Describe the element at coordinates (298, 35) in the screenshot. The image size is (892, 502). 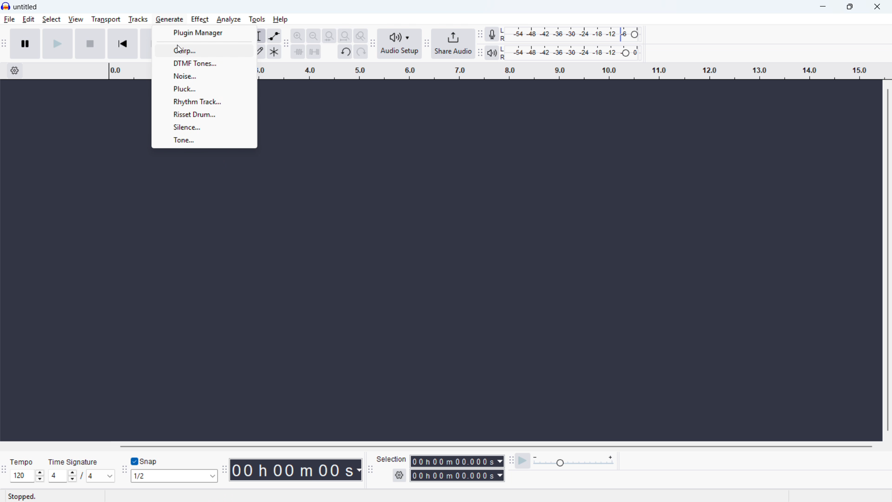
I see `Zoom in ` at that location.